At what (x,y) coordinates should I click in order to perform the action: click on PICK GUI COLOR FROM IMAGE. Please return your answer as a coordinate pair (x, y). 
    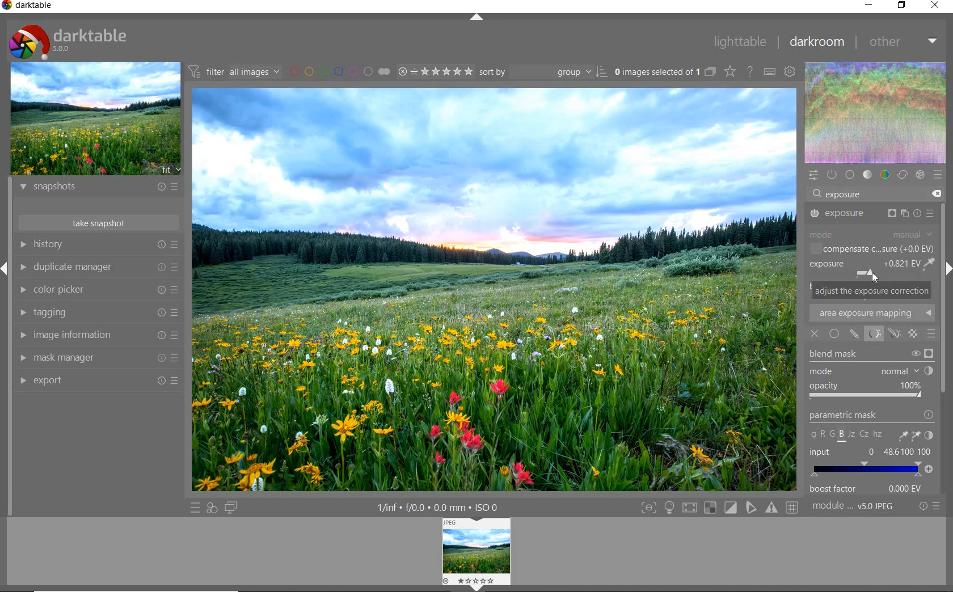
    Looking at the image, I should click on (930, 265).